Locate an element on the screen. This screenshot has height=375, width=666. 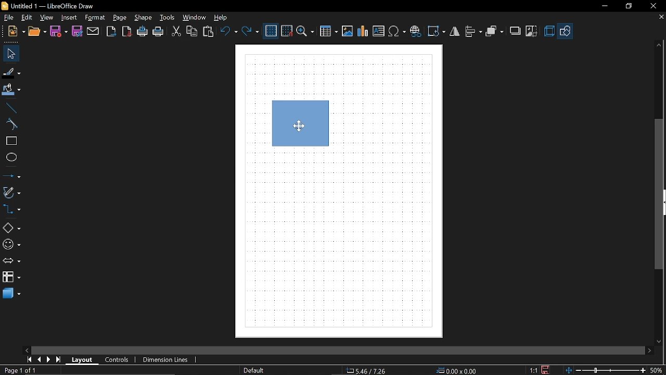
Insert symbol is located at coordinates (415, 31).